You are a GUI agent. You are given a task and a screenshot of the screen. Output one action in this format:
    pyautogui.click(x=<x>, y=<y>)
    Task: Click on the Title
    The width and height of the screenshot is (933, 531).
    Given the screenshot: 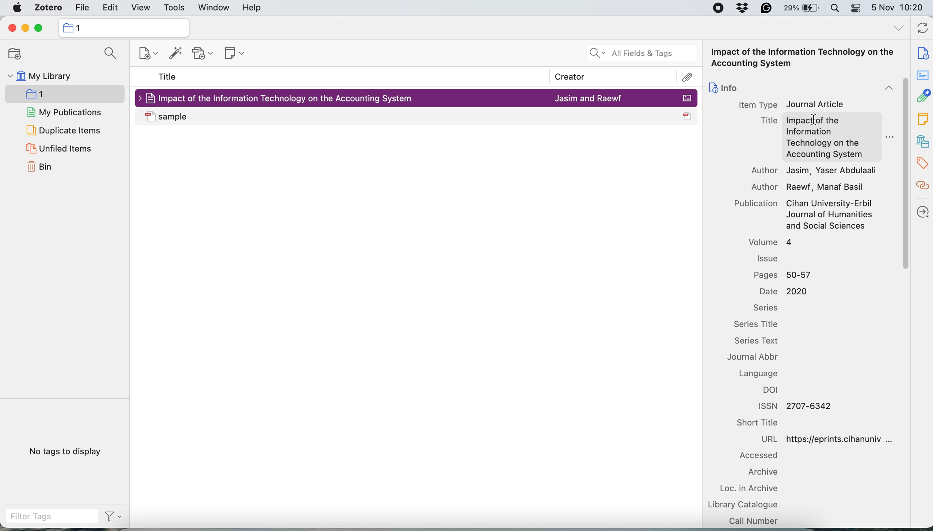 What is the action you would take?
    pyautogui.click(x=769, y=121)
    